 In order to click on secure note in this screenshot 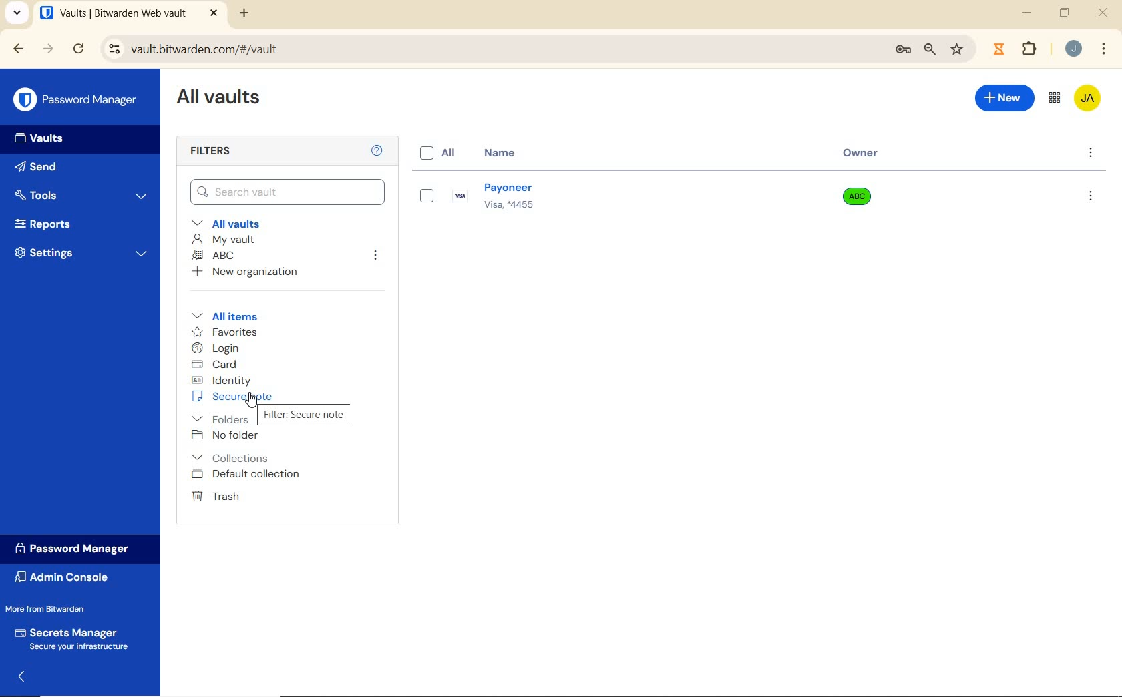, I will do `click(236, 397)`.